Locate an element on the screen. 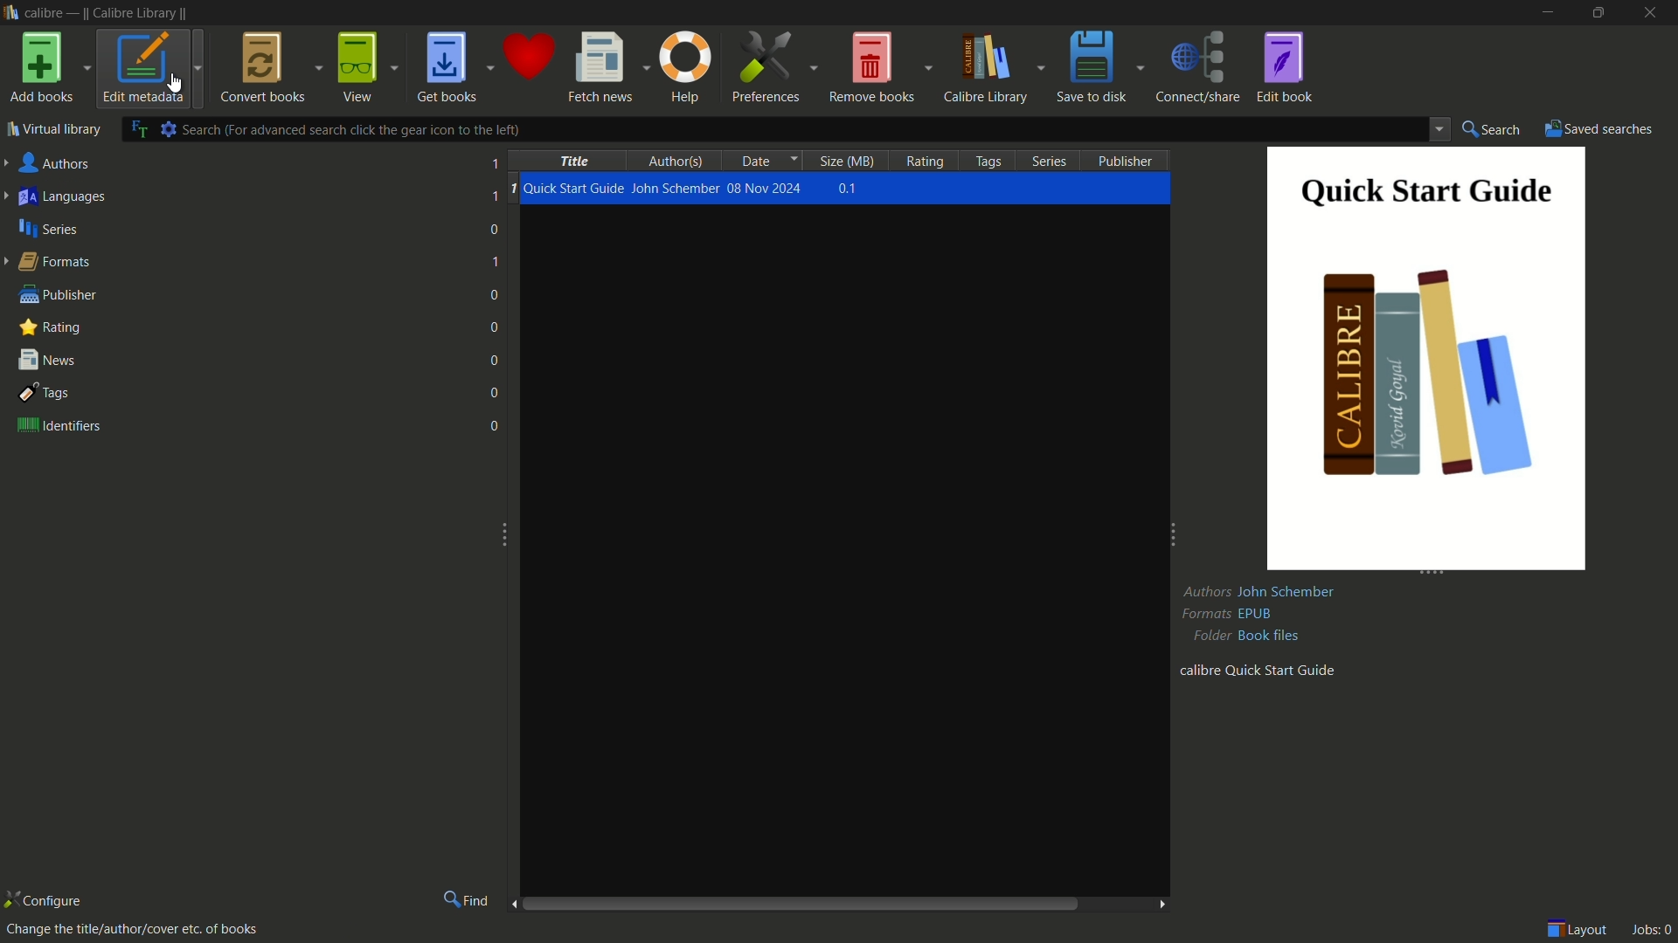 The image size is (1678, 943). saved searches is located at coordinates (1598, 130).